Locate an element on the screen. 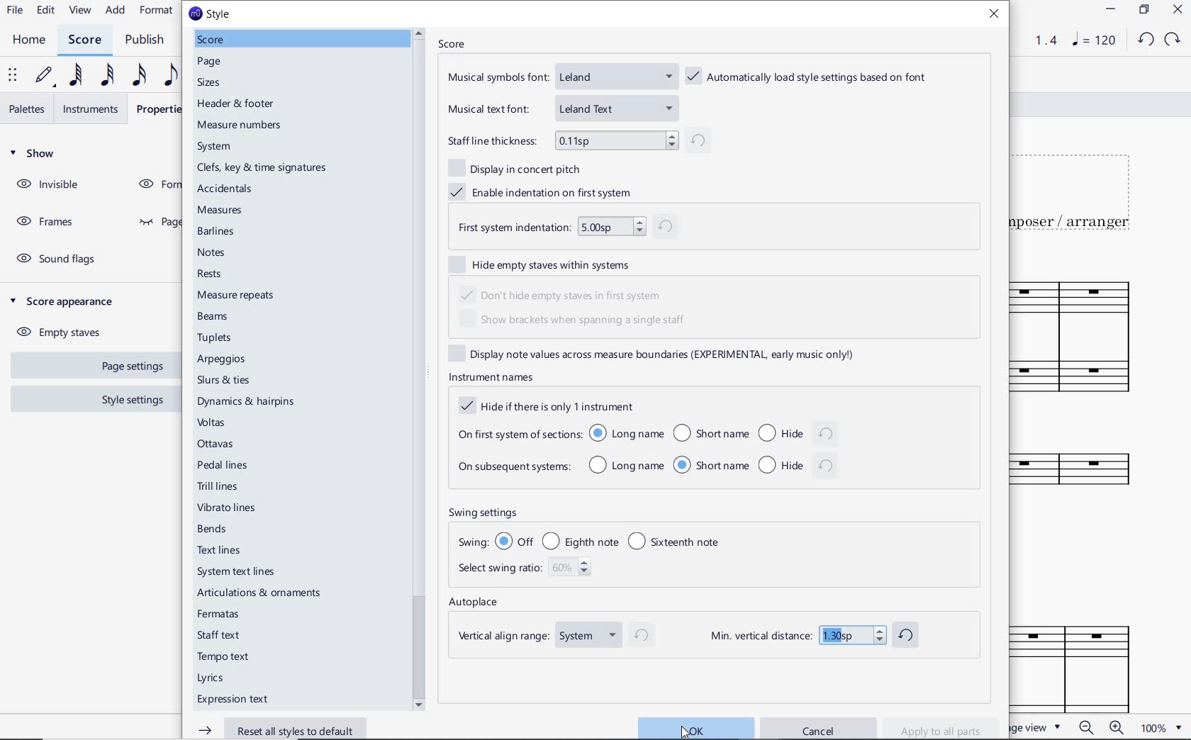  ADD is located at coordinates (117, 10).